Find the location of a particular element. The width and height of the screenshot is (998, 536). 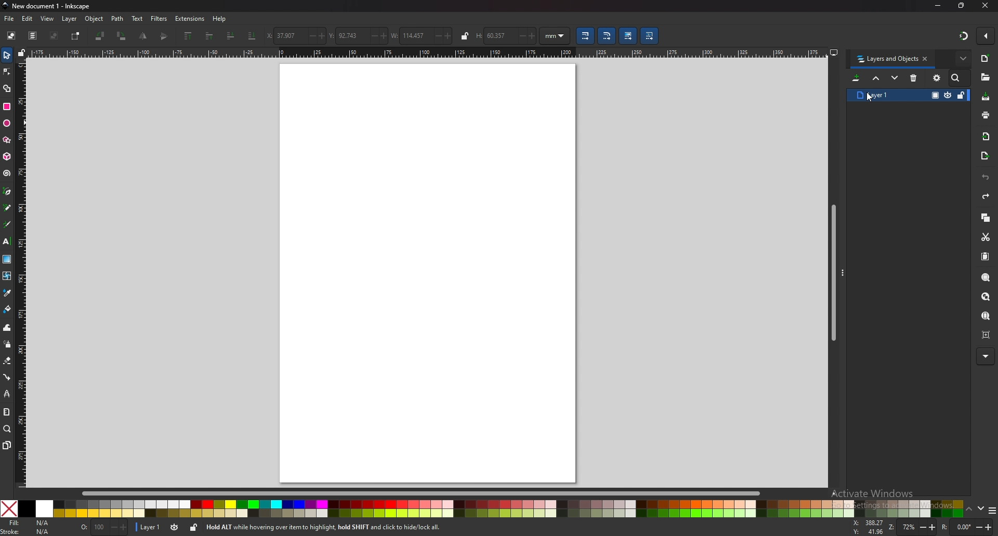

layers and objects is located at coordinates (887, 59).